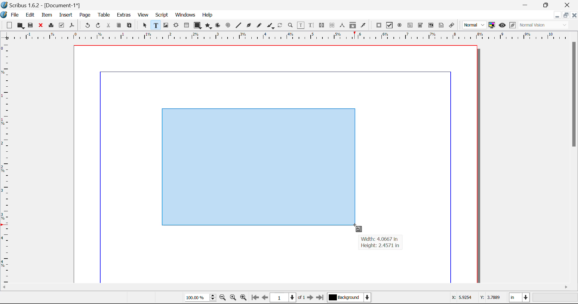  What do you see at coordinates (557, 15) in the screenshot?
I see `Restore Down` at bounding box center [557, 15].